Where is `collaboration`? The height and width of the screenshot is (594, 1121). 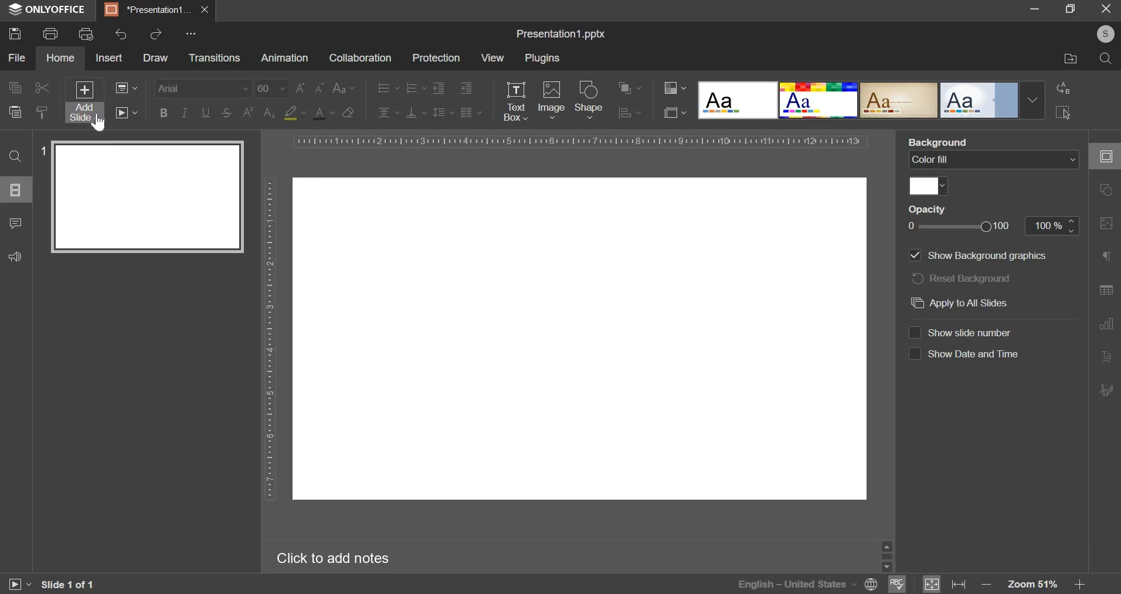 collaboration is located at coordinates (359, 58).